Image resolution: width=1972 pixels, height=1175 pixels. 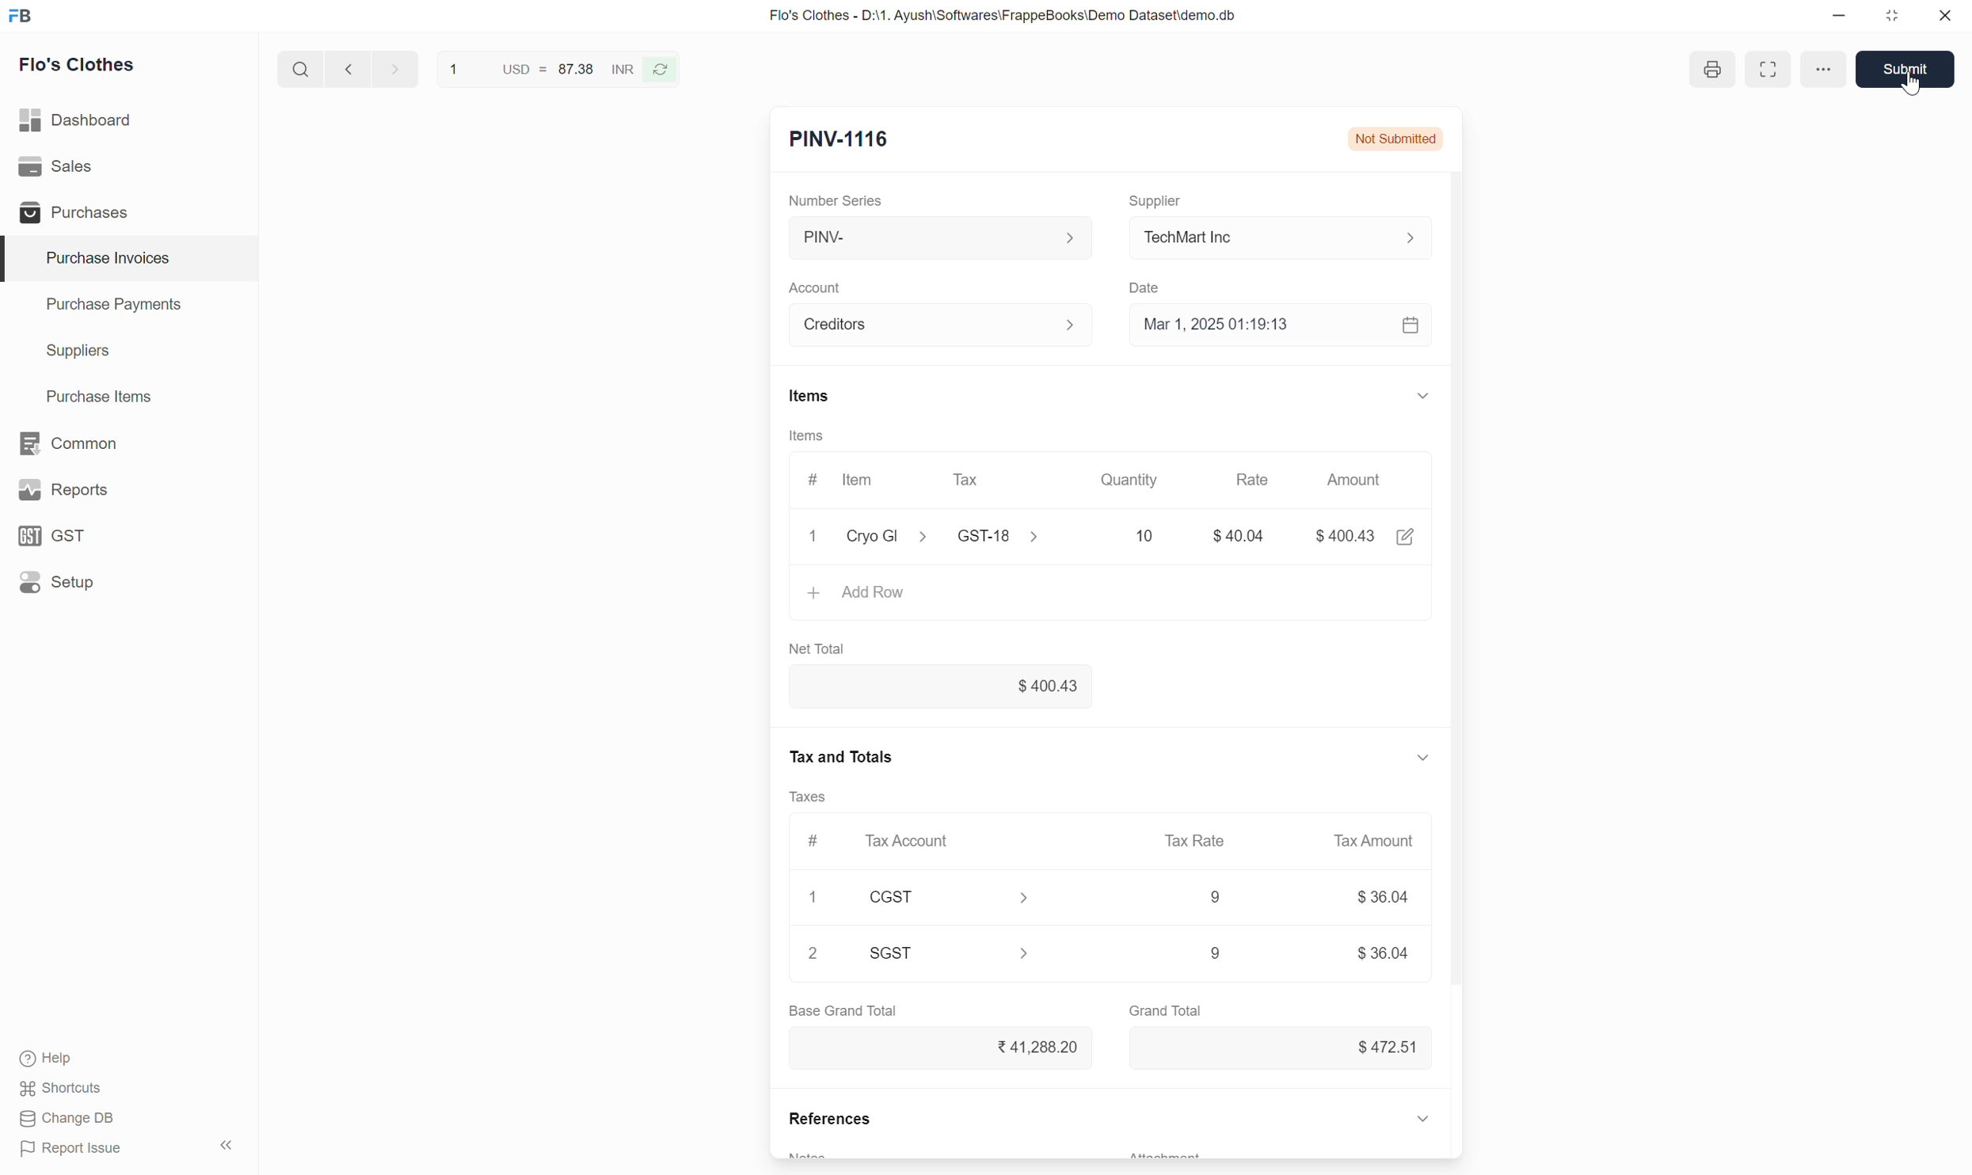 What do you see at coordinates (1152, 283) in the screenshot?
I see `Date` at bounding box center [1152, 283].